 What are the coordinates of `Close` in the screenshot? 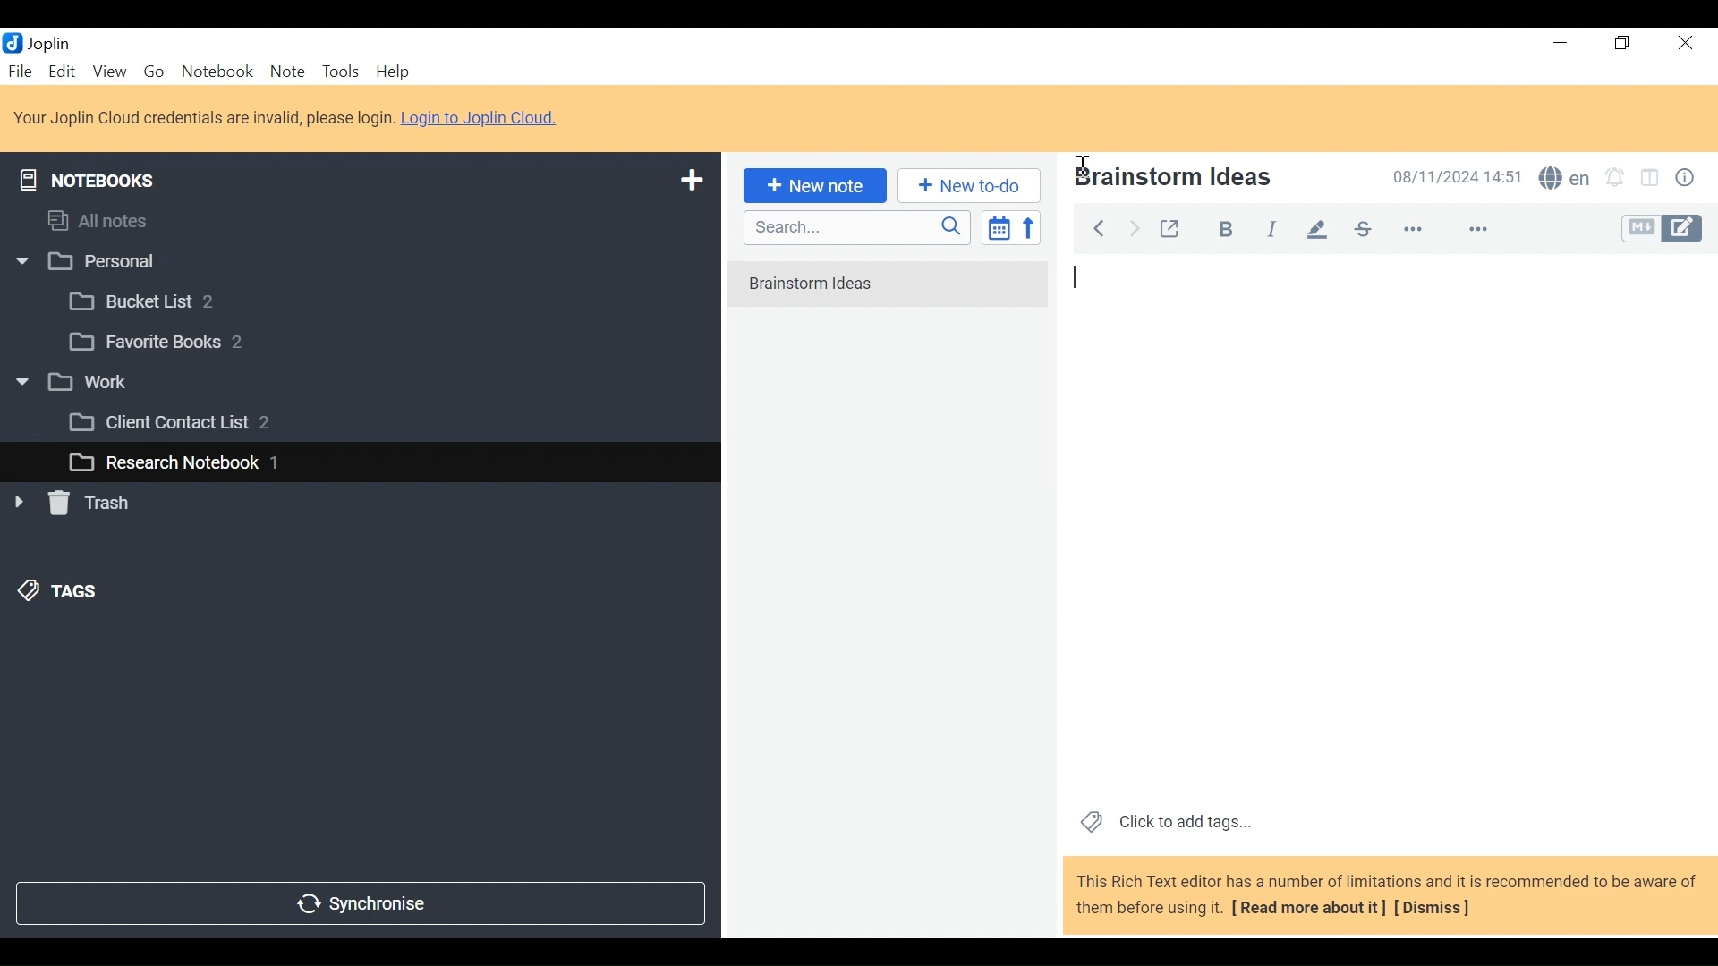 It's located at (1682, 44).